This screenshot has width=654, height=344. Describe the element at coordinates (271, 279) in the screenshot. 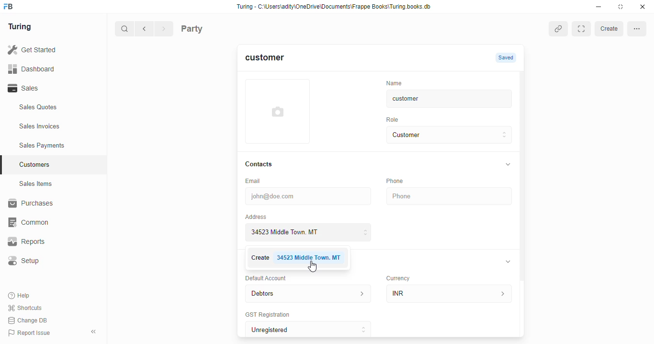

I see `Default Account` at that location.